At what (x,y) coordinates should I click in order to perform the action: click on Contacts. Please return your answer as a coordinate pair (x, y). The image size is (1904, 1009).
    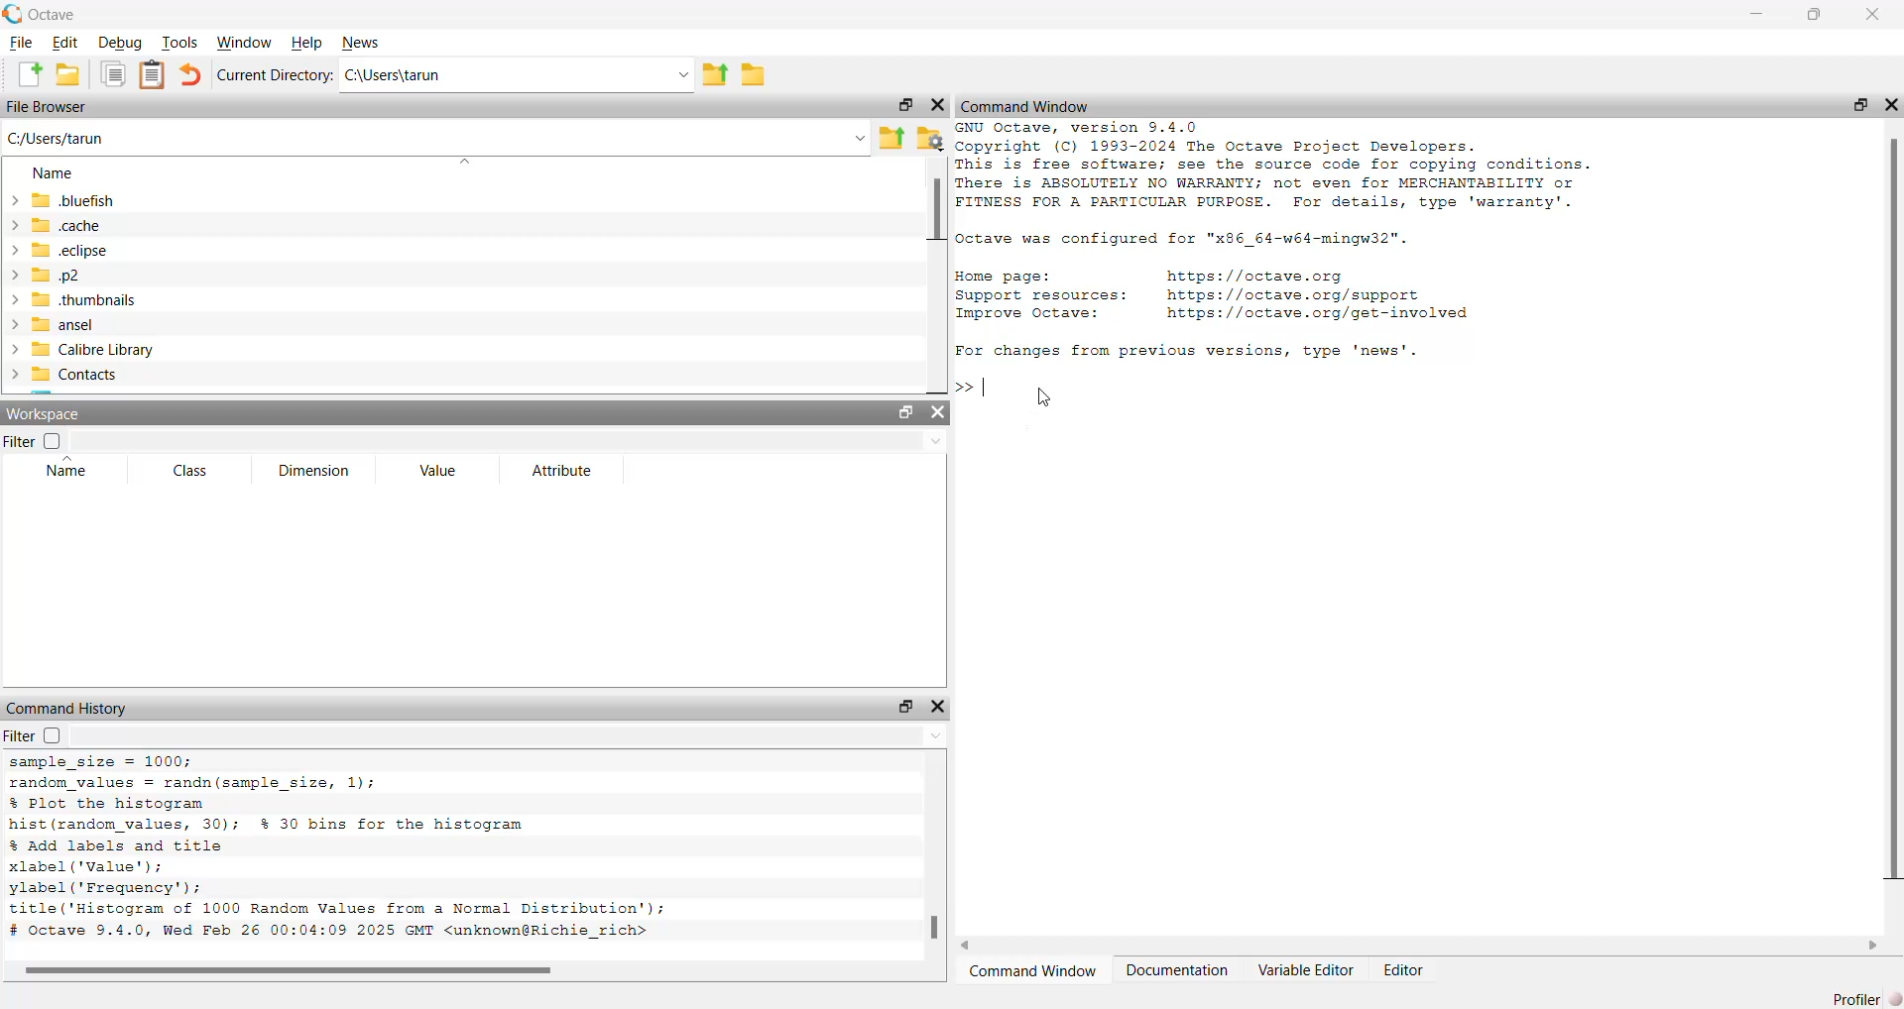
    Looking at the image, I should click on (64, 374).